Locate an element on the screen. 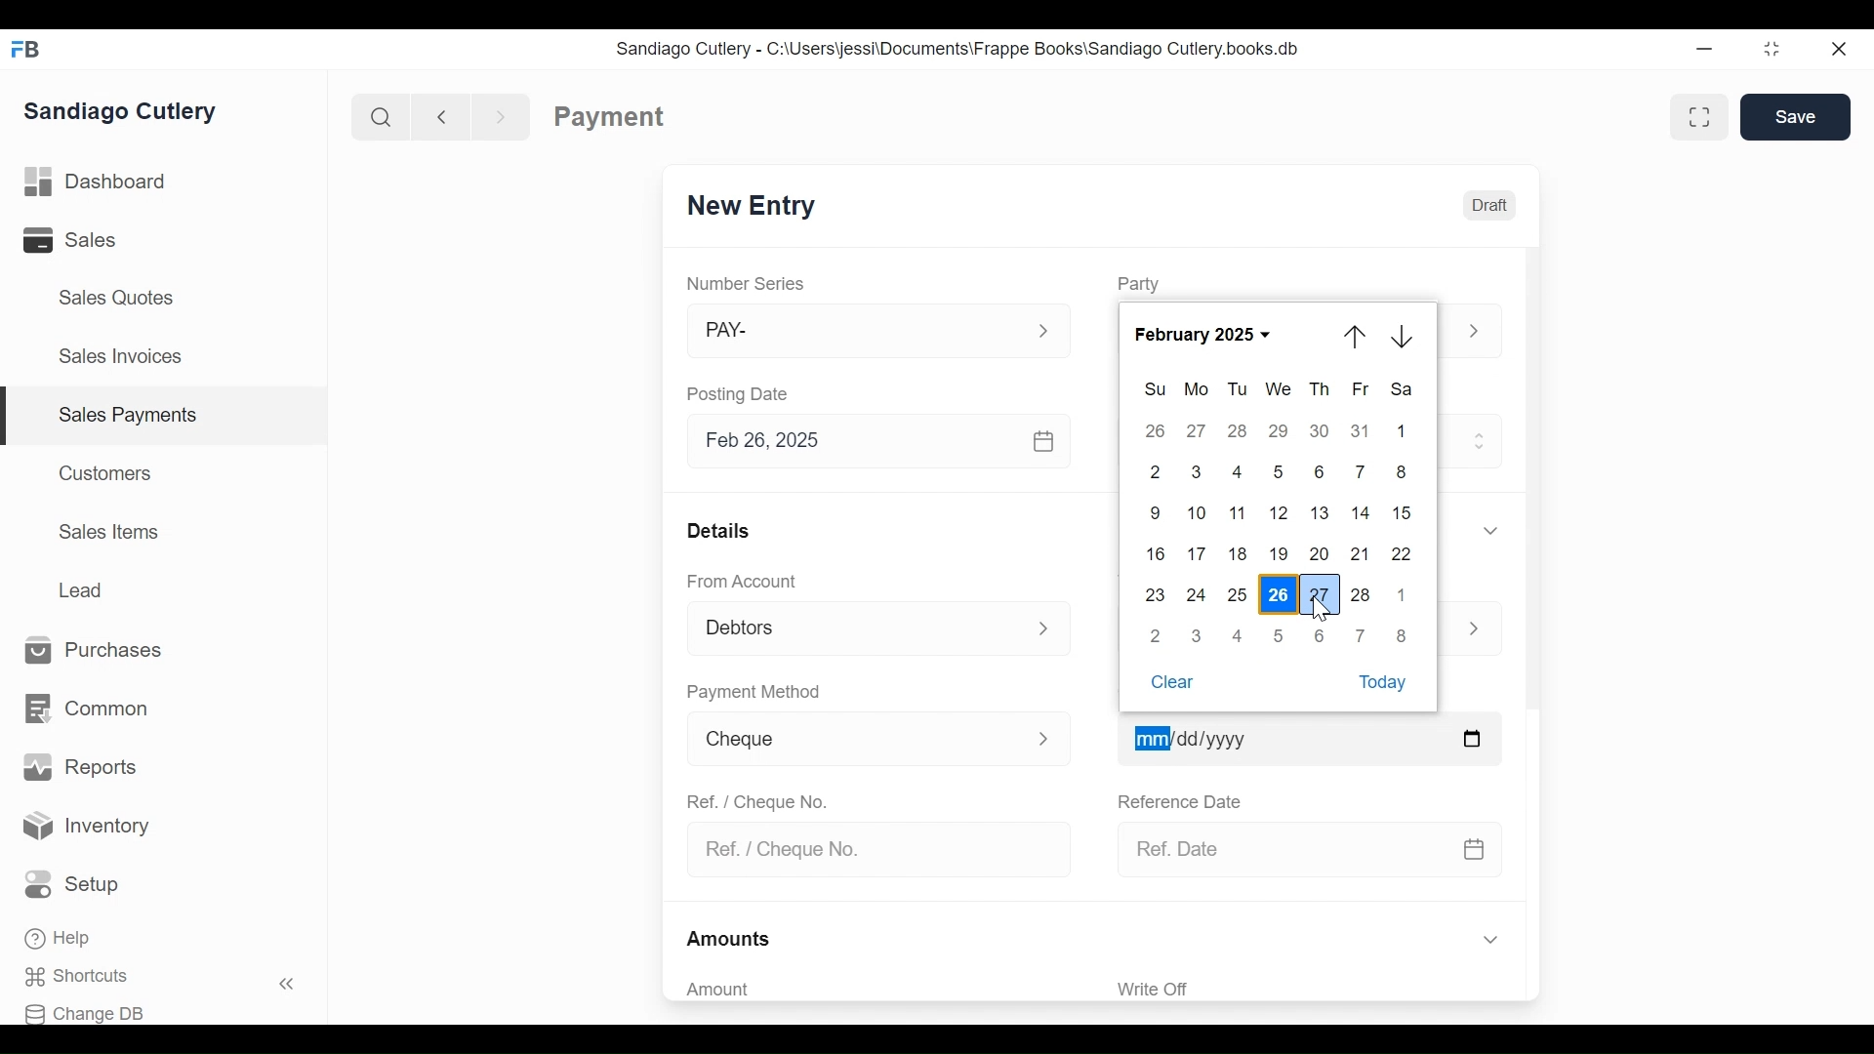  Sales Items is located at coordinates (109, 532).